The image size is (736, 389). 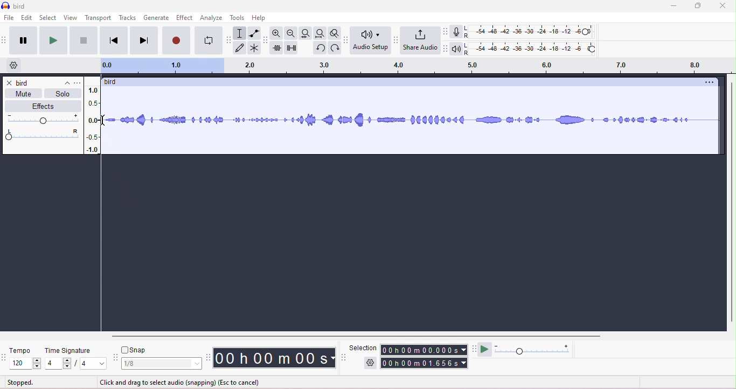 I want to click on stopped, so click(x=20, y=383).